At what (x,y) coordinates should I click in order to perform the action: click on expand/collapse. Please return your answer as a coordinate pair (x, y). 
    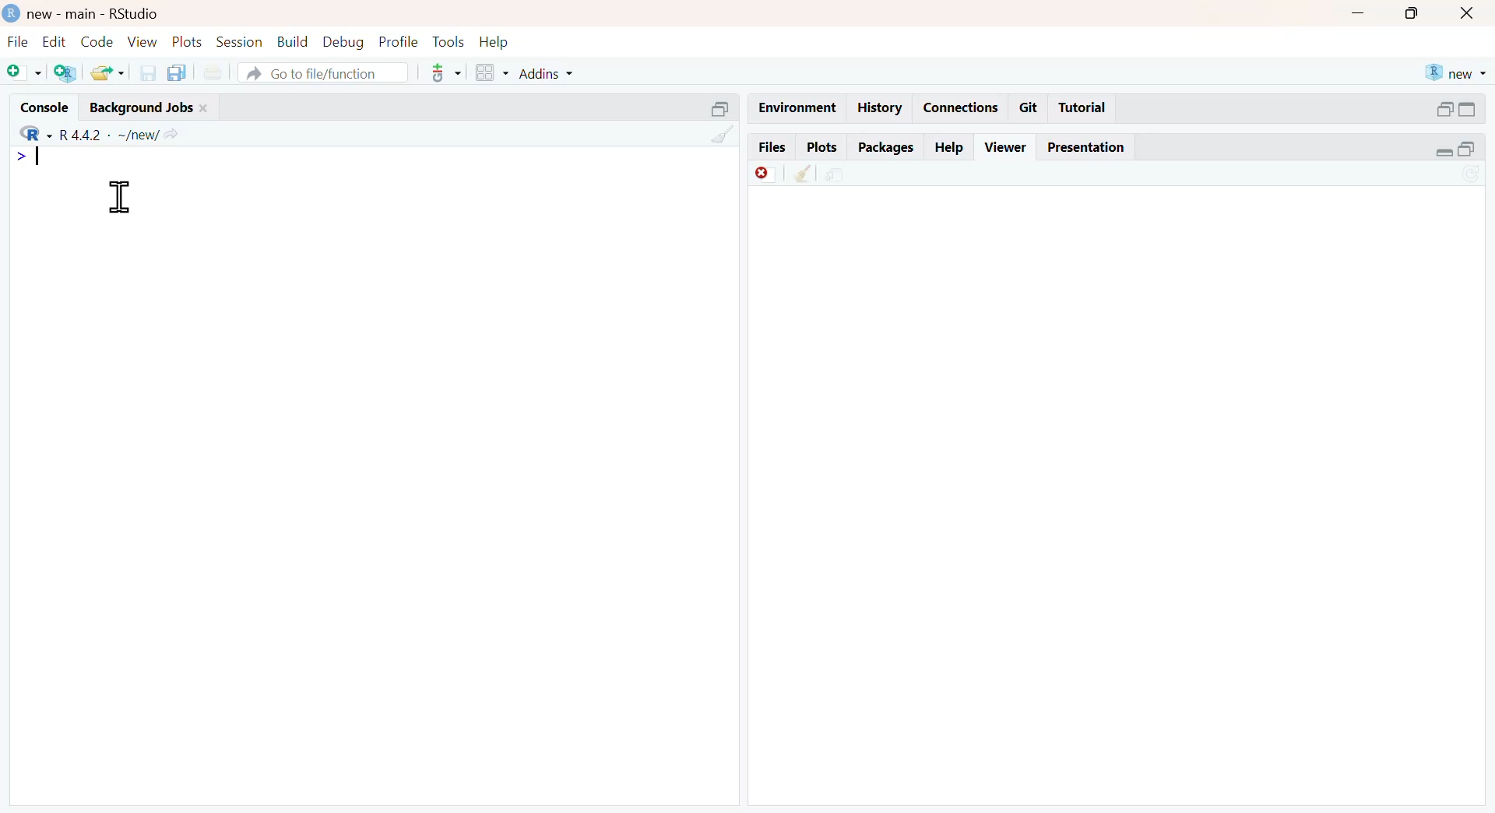
    Looking at the image, I should click on (1444, 153).